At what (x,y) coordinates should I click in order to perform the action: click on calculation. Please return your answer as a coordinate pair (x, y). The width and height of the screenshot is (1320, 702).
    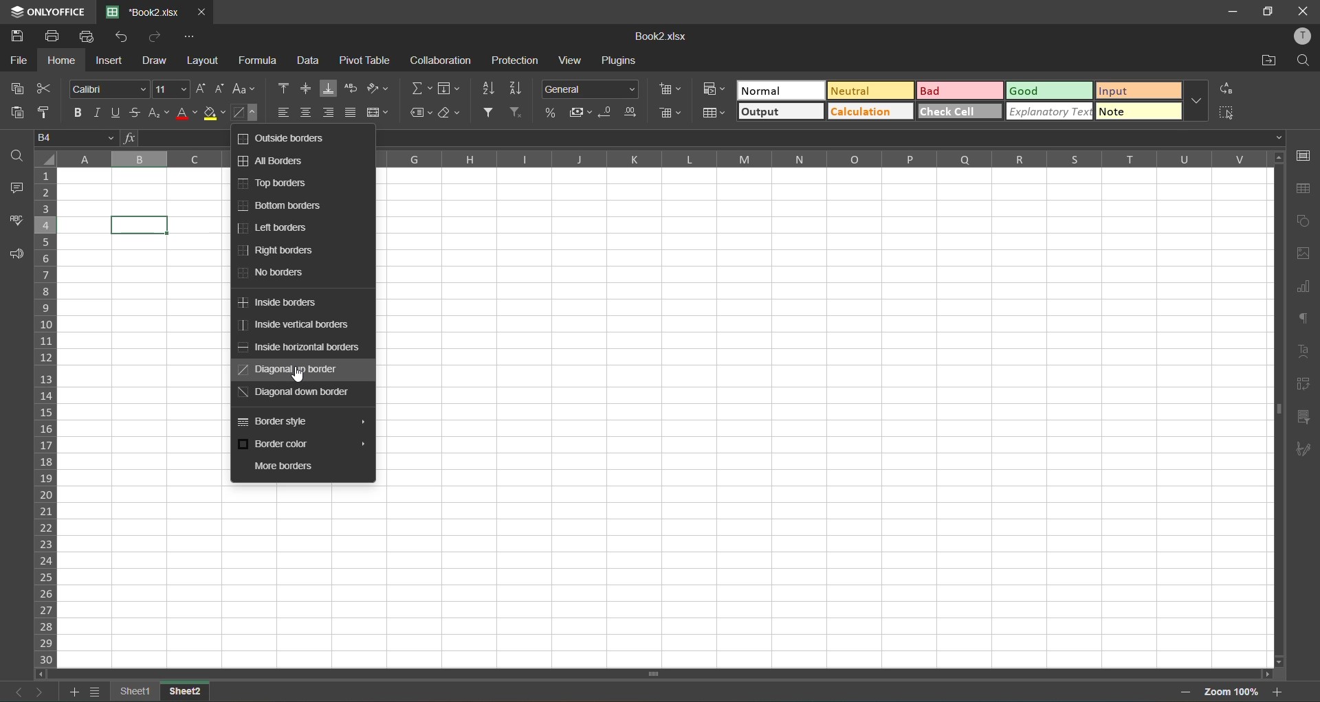
    Looking at the image, I should click on (872, 112).